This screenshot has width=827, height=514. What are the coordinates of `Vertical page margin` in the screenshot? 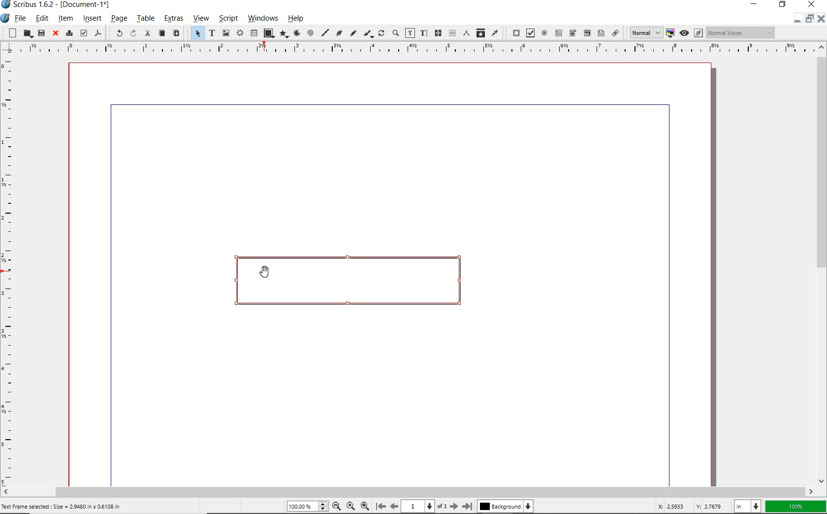 It's located at (404, 49).